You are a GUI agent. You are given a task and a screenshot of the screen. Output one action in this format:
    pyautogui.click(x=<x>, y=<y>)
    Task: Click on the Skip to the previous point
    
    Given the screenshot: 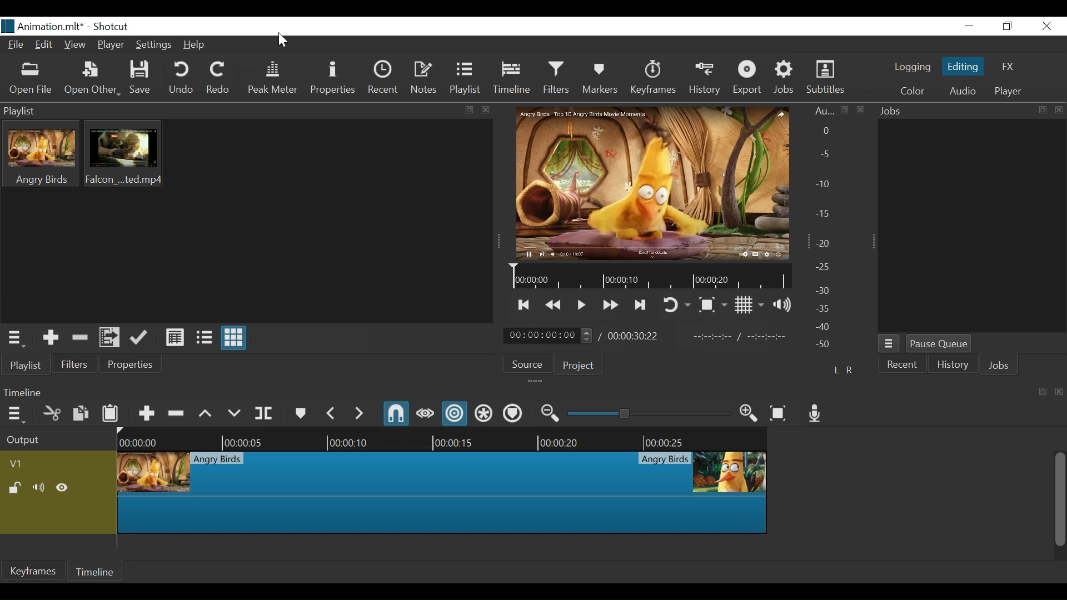 What is the action you would take?
    pyautogui.click(x=524, y=306)
    